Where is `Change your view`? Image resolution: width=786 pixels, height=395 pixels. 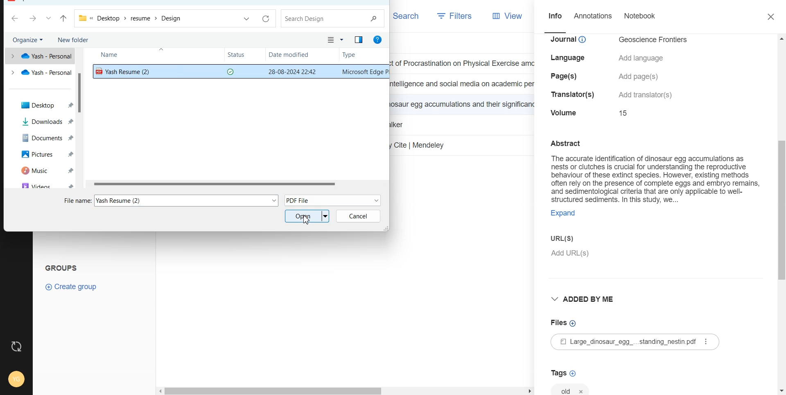 Change your view is located at coordinates (336, 40).